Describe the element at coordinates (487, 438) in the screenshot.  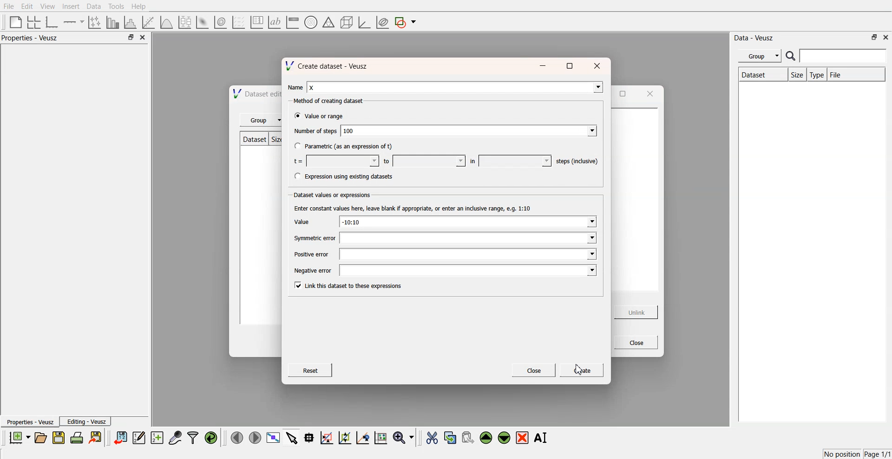
I see `move the selected widgets up` at that location.